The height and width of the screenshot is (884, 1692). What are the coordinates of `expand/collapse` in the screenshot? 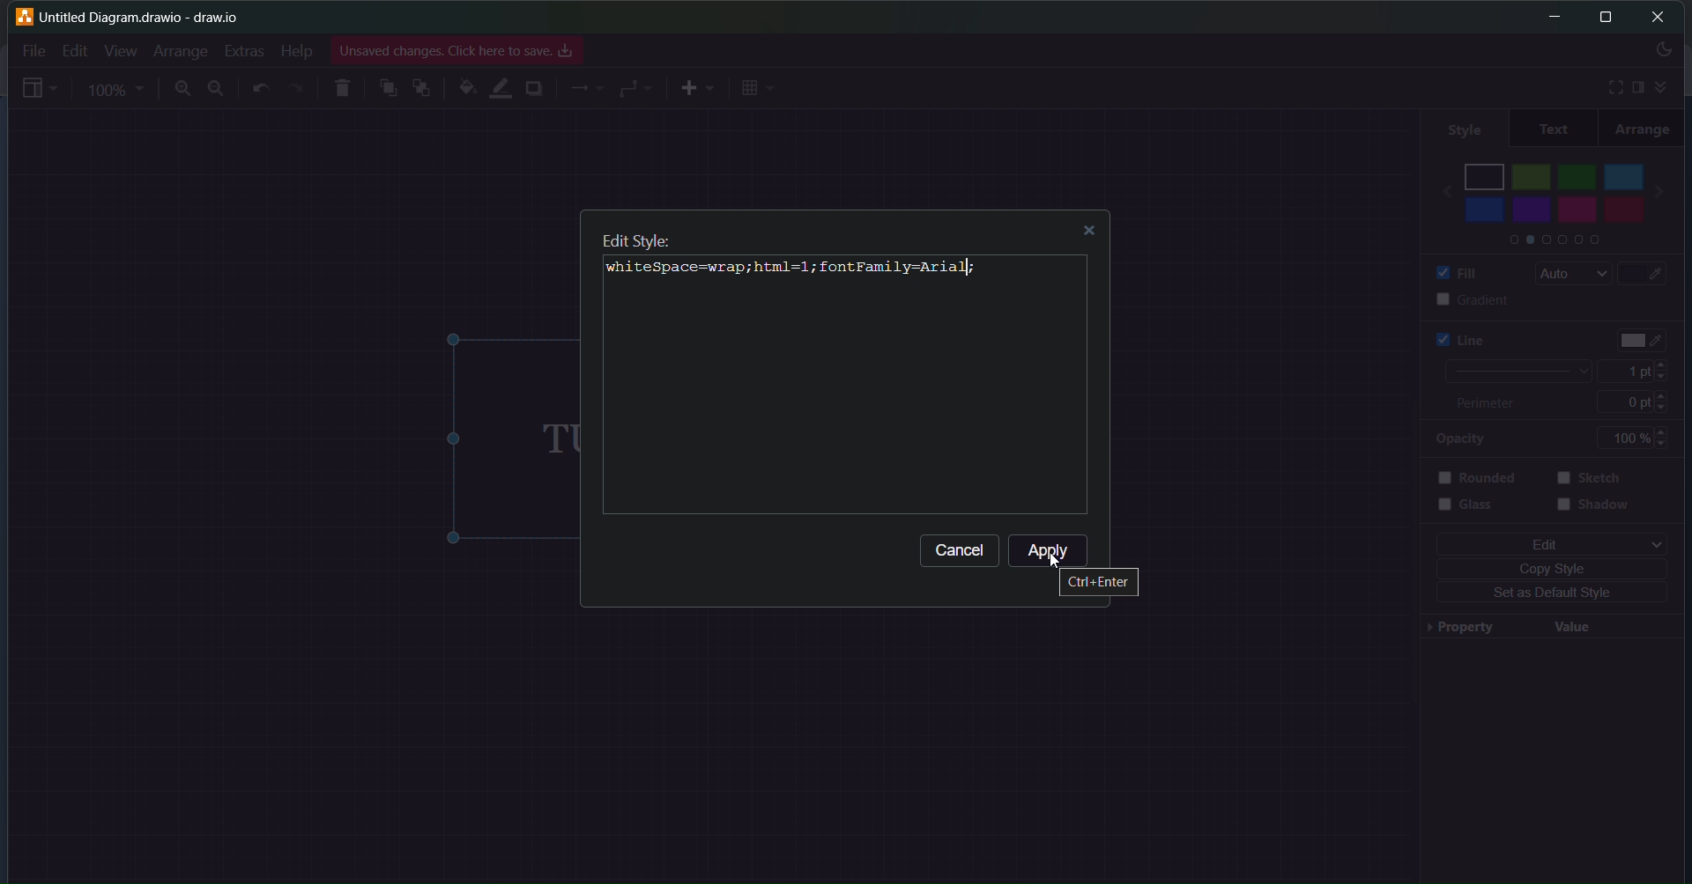 It's located at (1666, 85).